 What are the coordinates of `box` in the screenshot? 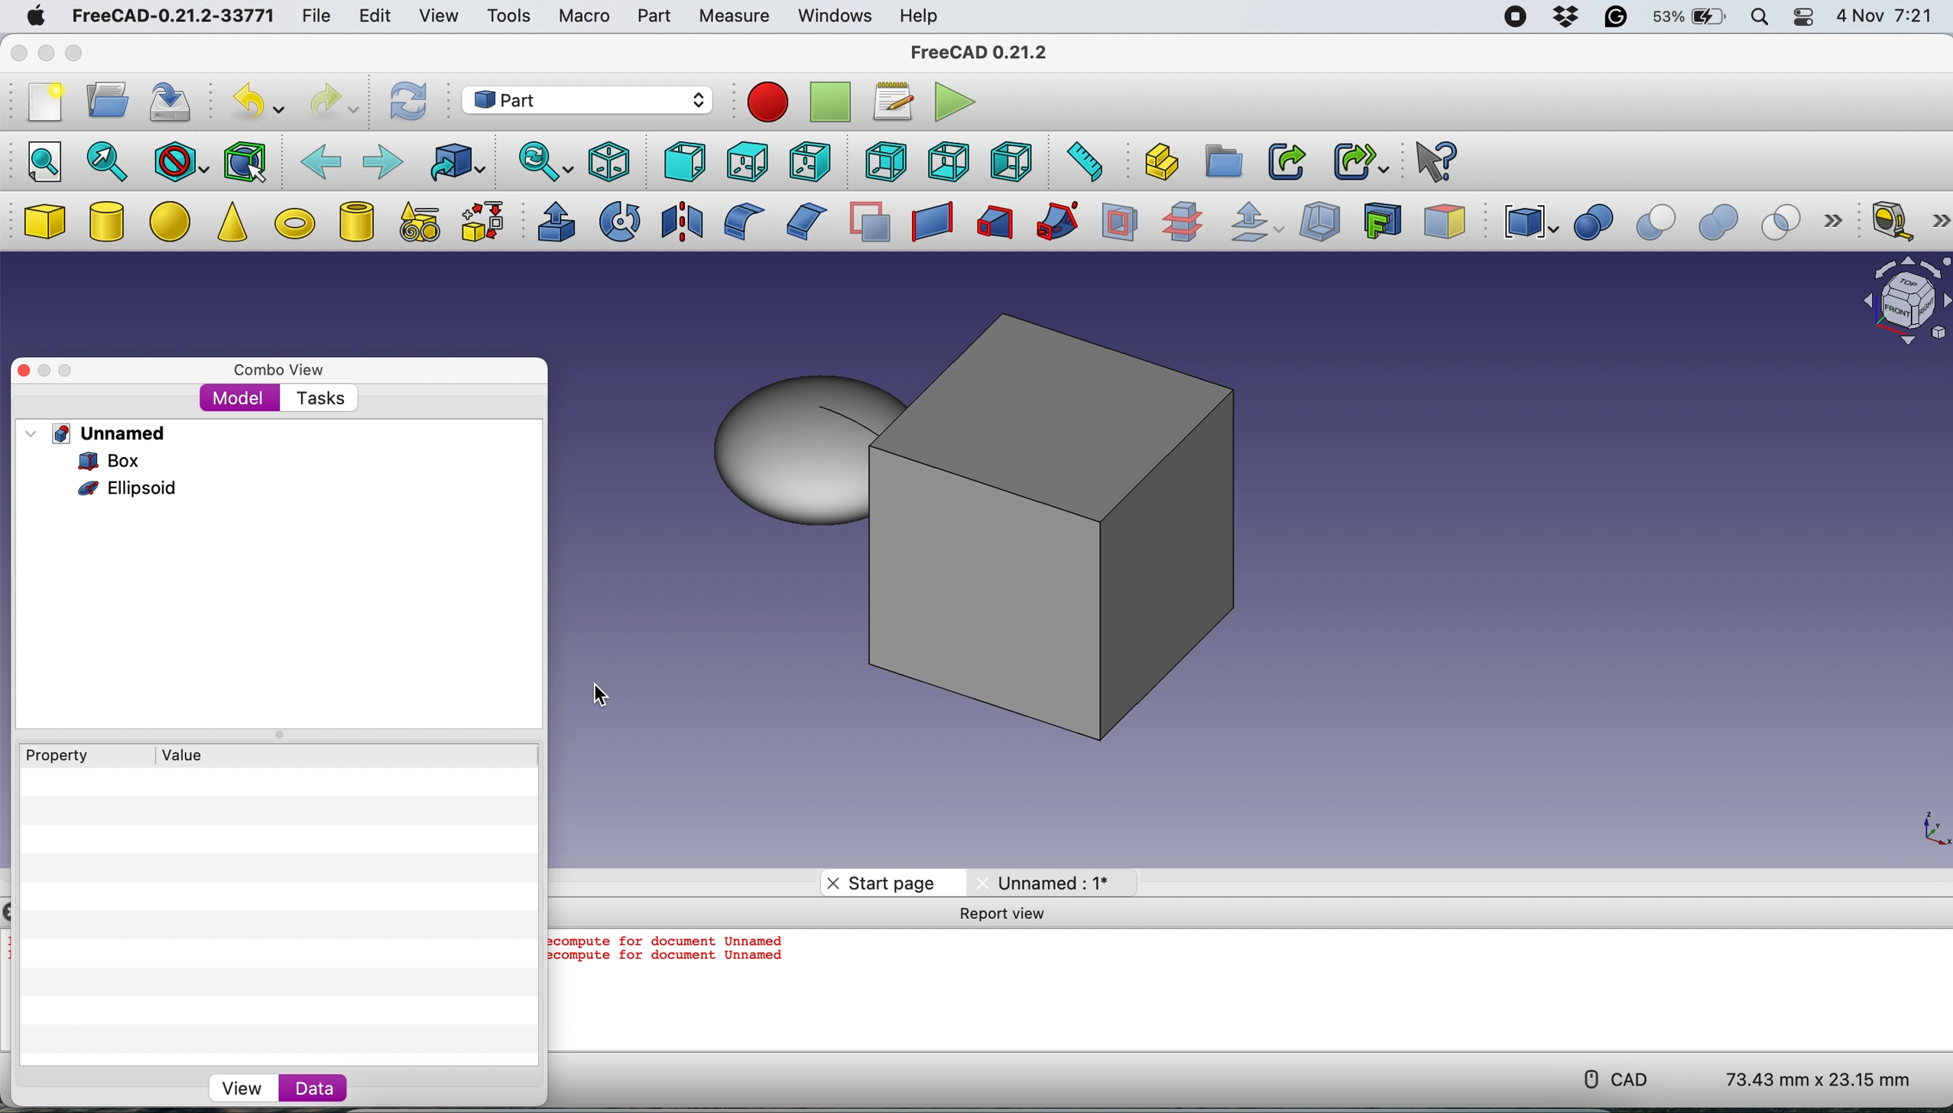 It's located at (105, 459).